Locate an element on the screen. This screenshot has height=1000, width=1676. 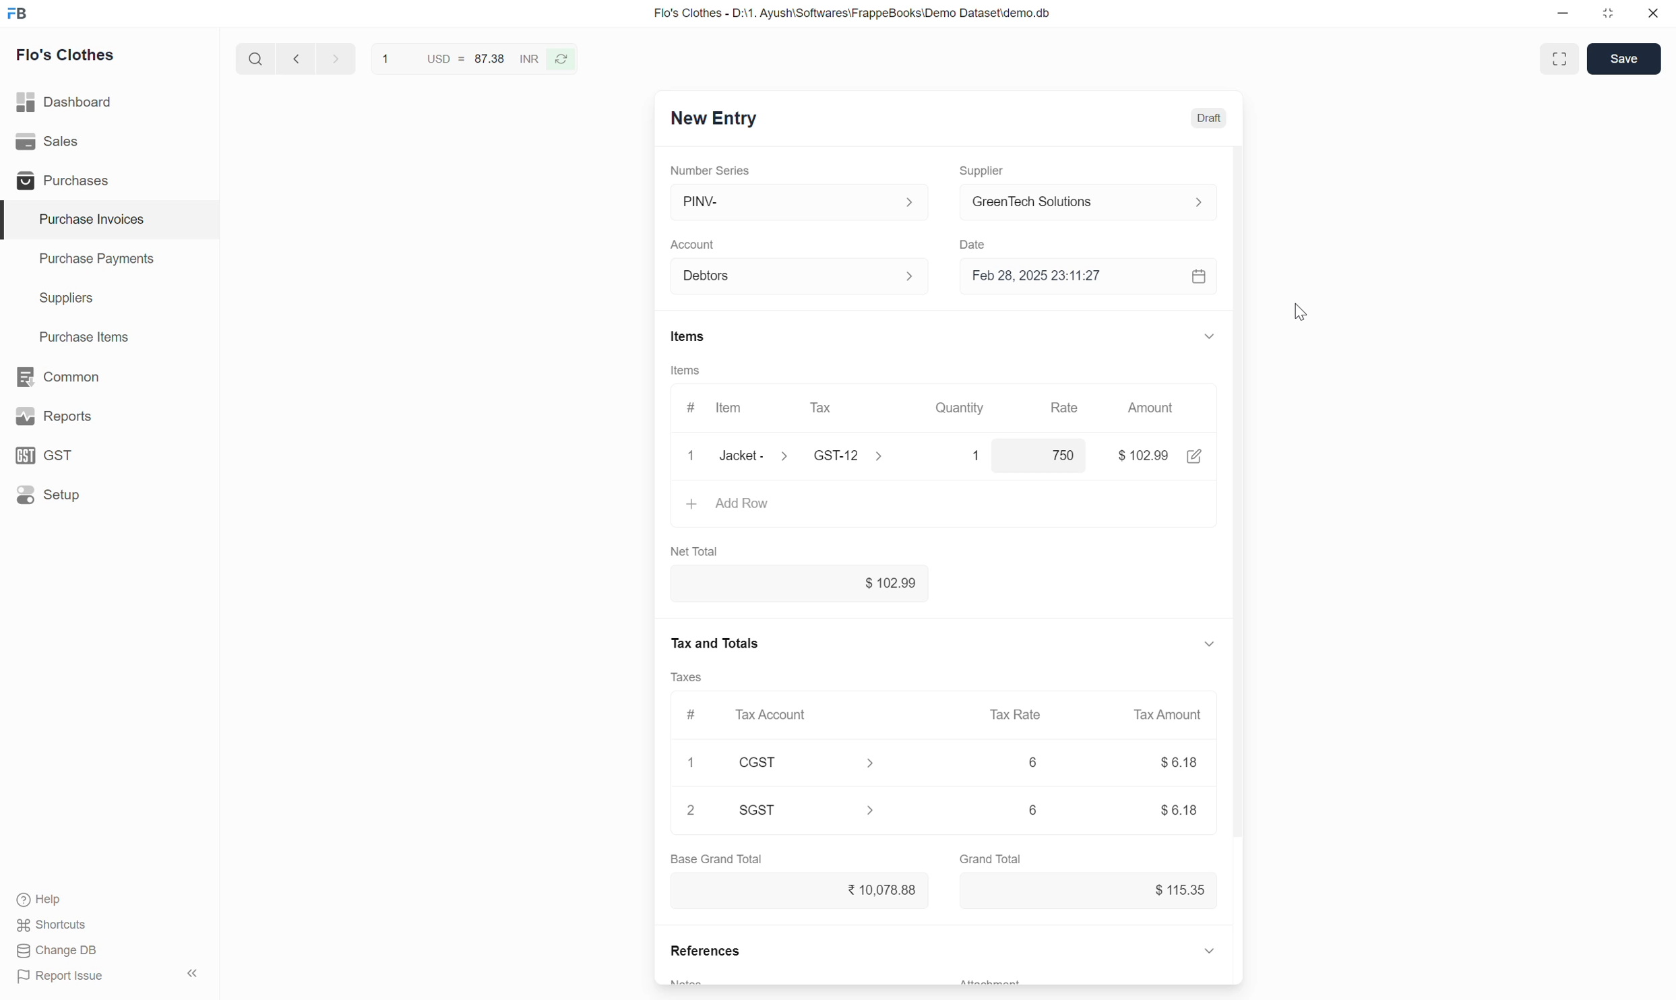
Purchases is located at coordinates (108, 179).